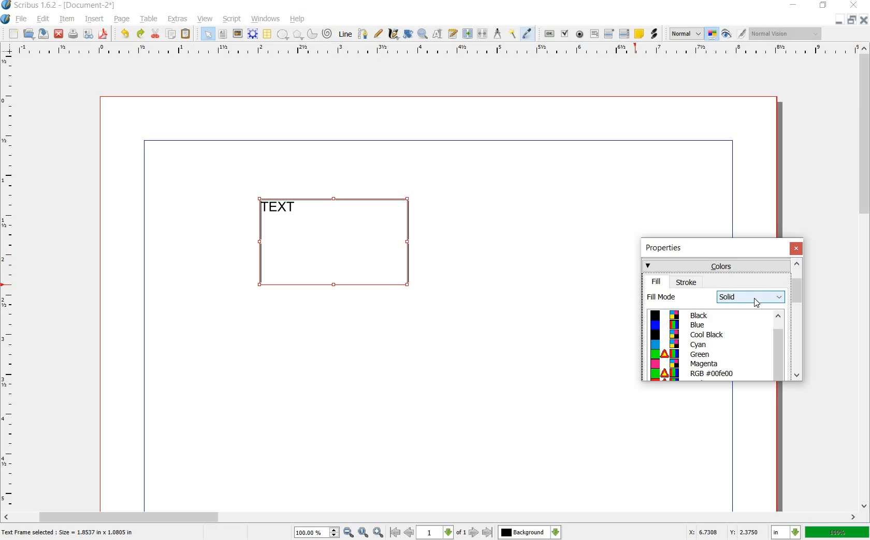 The image size is (870, 540). I want to click on edit contents of frame, so click(438, 34).